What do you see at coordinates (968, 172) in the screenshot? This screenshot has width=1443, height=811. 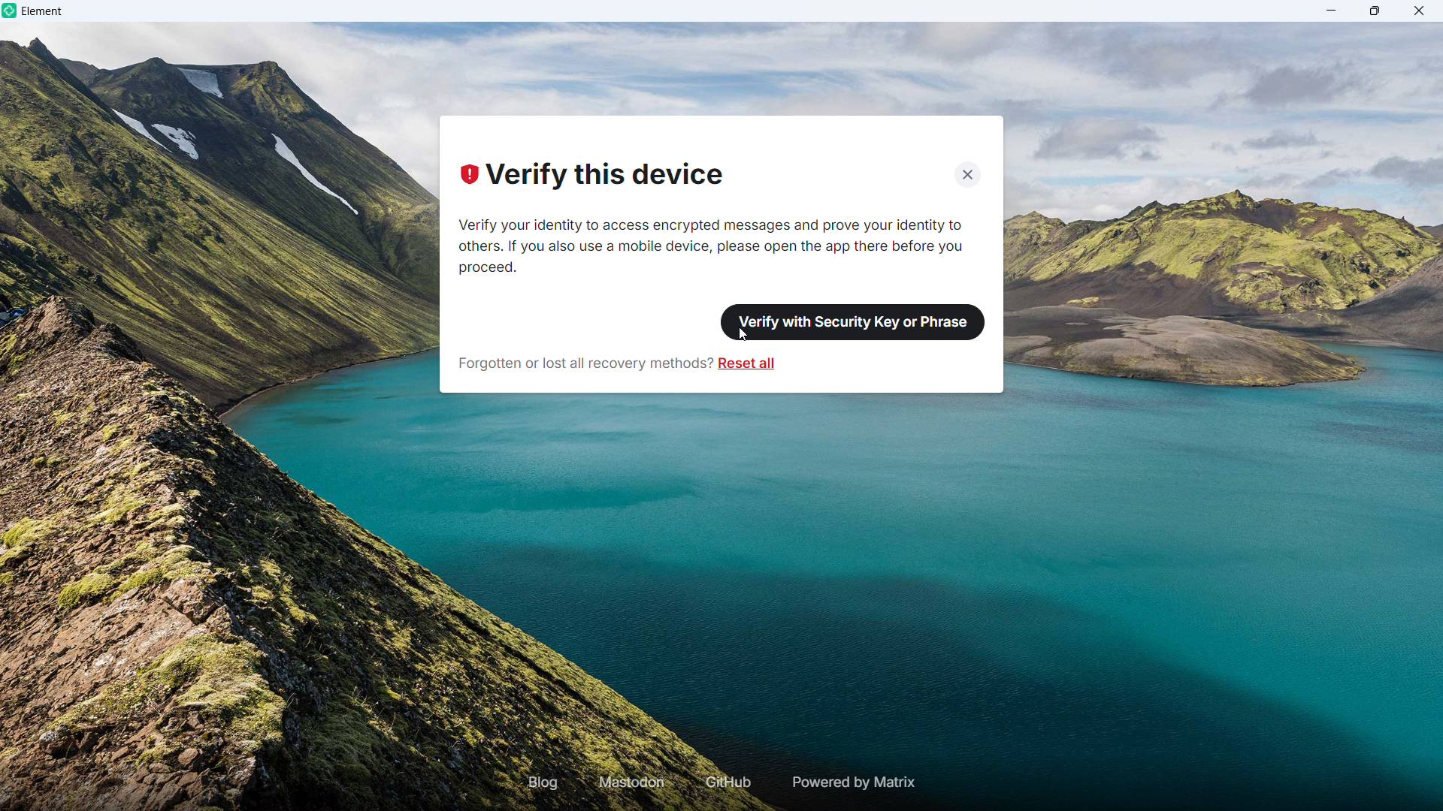 I see `Close ` at bounding box center [968, 172].